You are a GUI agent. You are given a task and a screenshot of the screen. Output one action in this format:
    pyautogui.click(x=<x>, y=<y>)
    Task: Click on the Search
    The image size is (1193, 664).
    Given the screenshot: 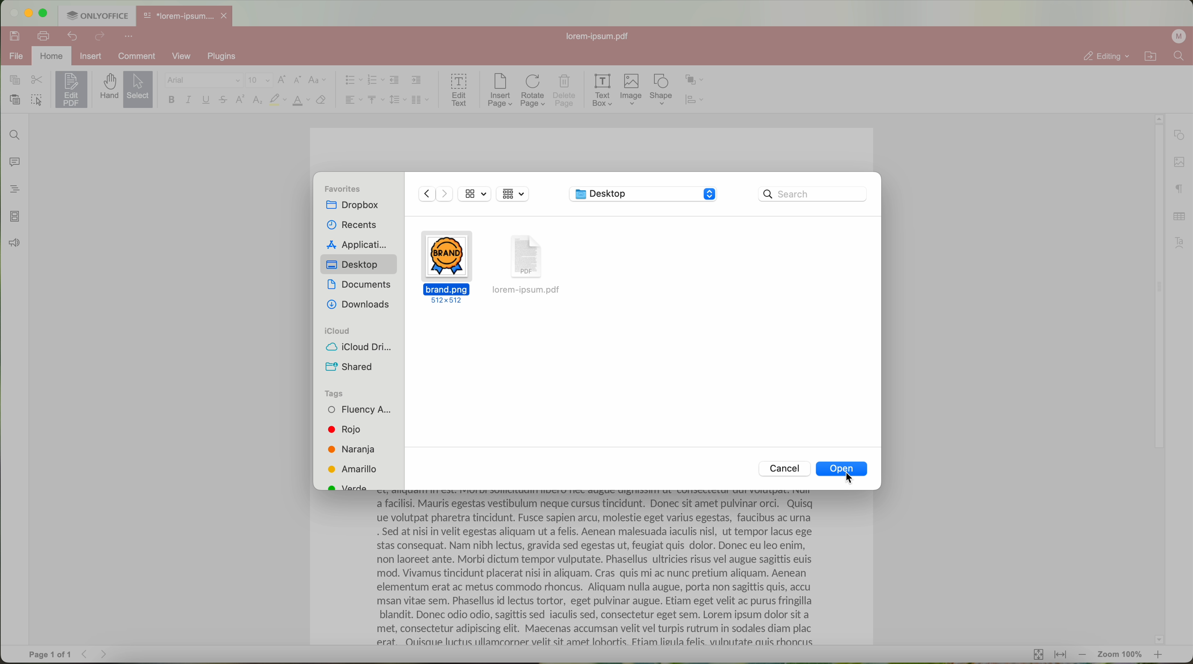 What is the action you would take?
    pyautogui.click(x=807, y=193)
    